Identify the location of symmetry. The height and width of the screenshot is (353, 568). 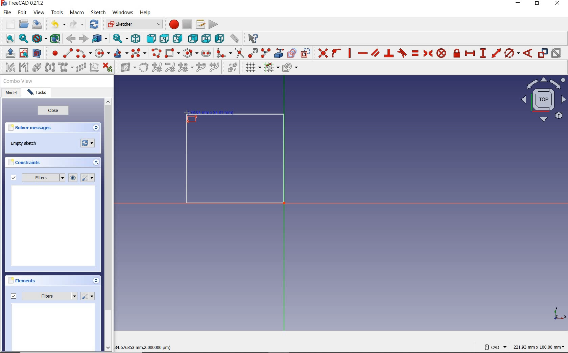
(50, 68).